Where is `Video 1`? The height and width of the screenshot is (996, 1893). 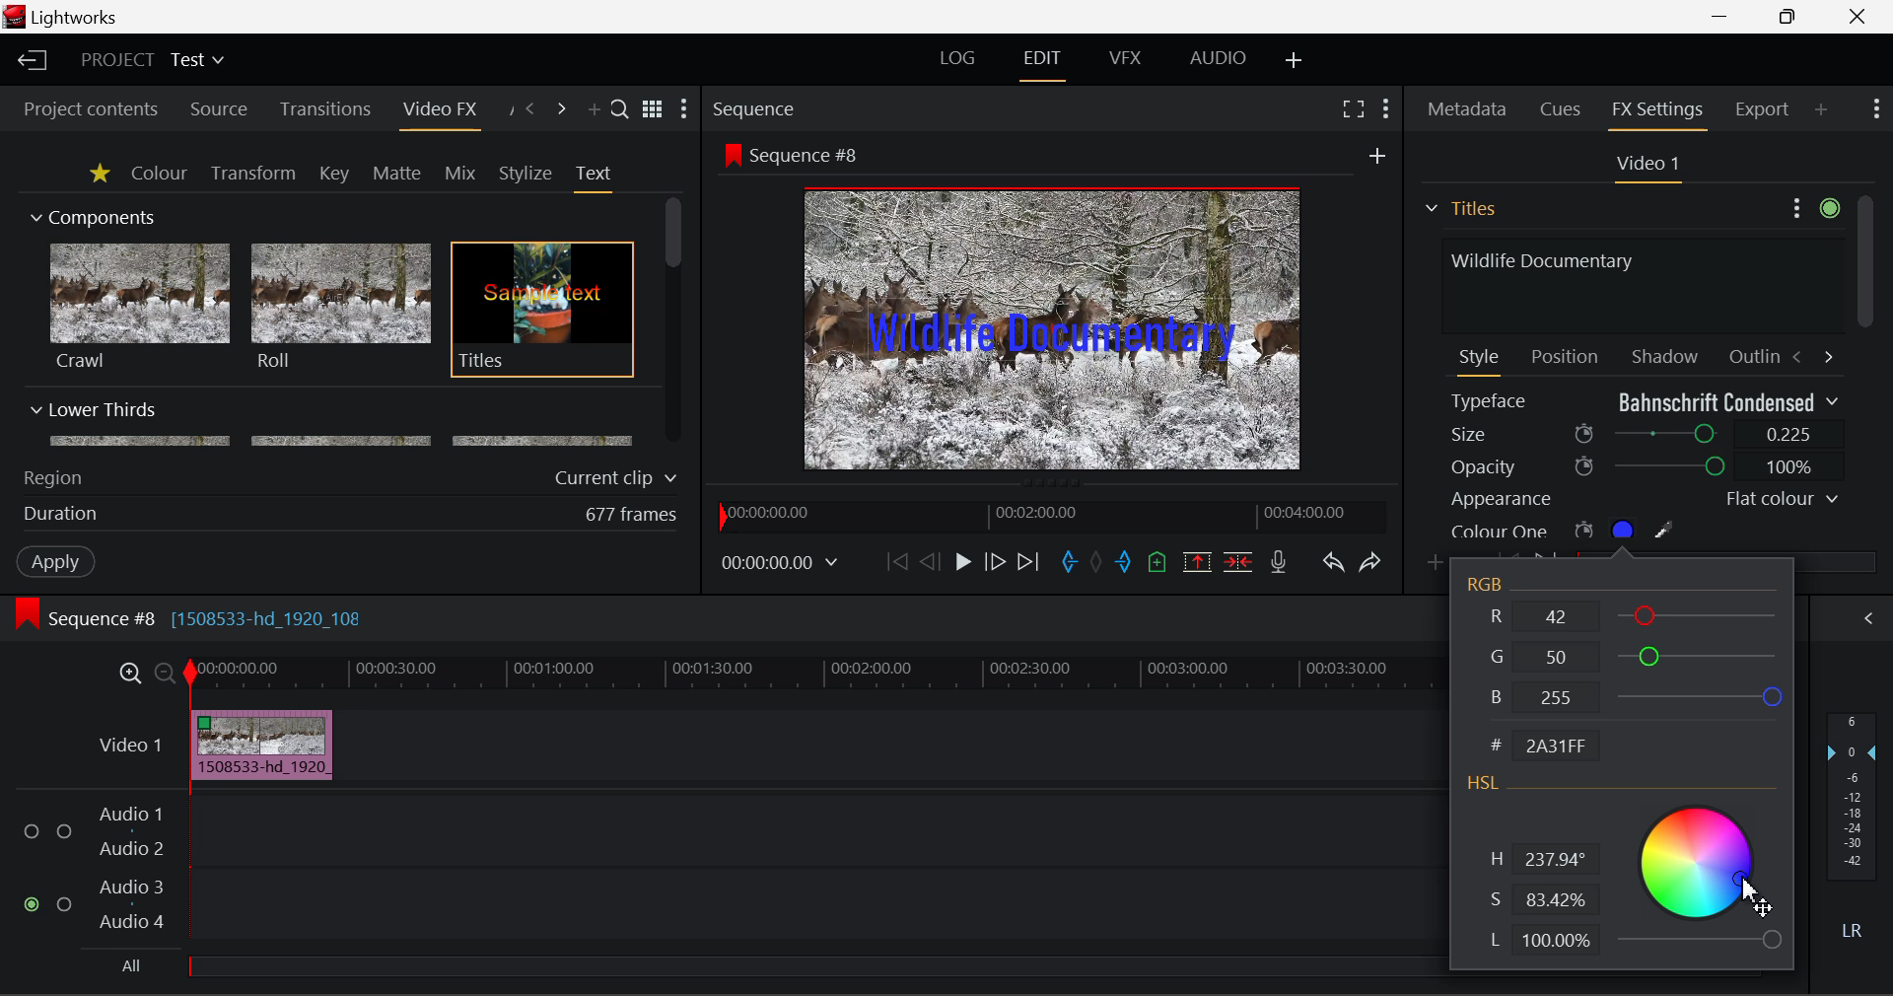
Video 1 is located at coordinates (1645, 165).